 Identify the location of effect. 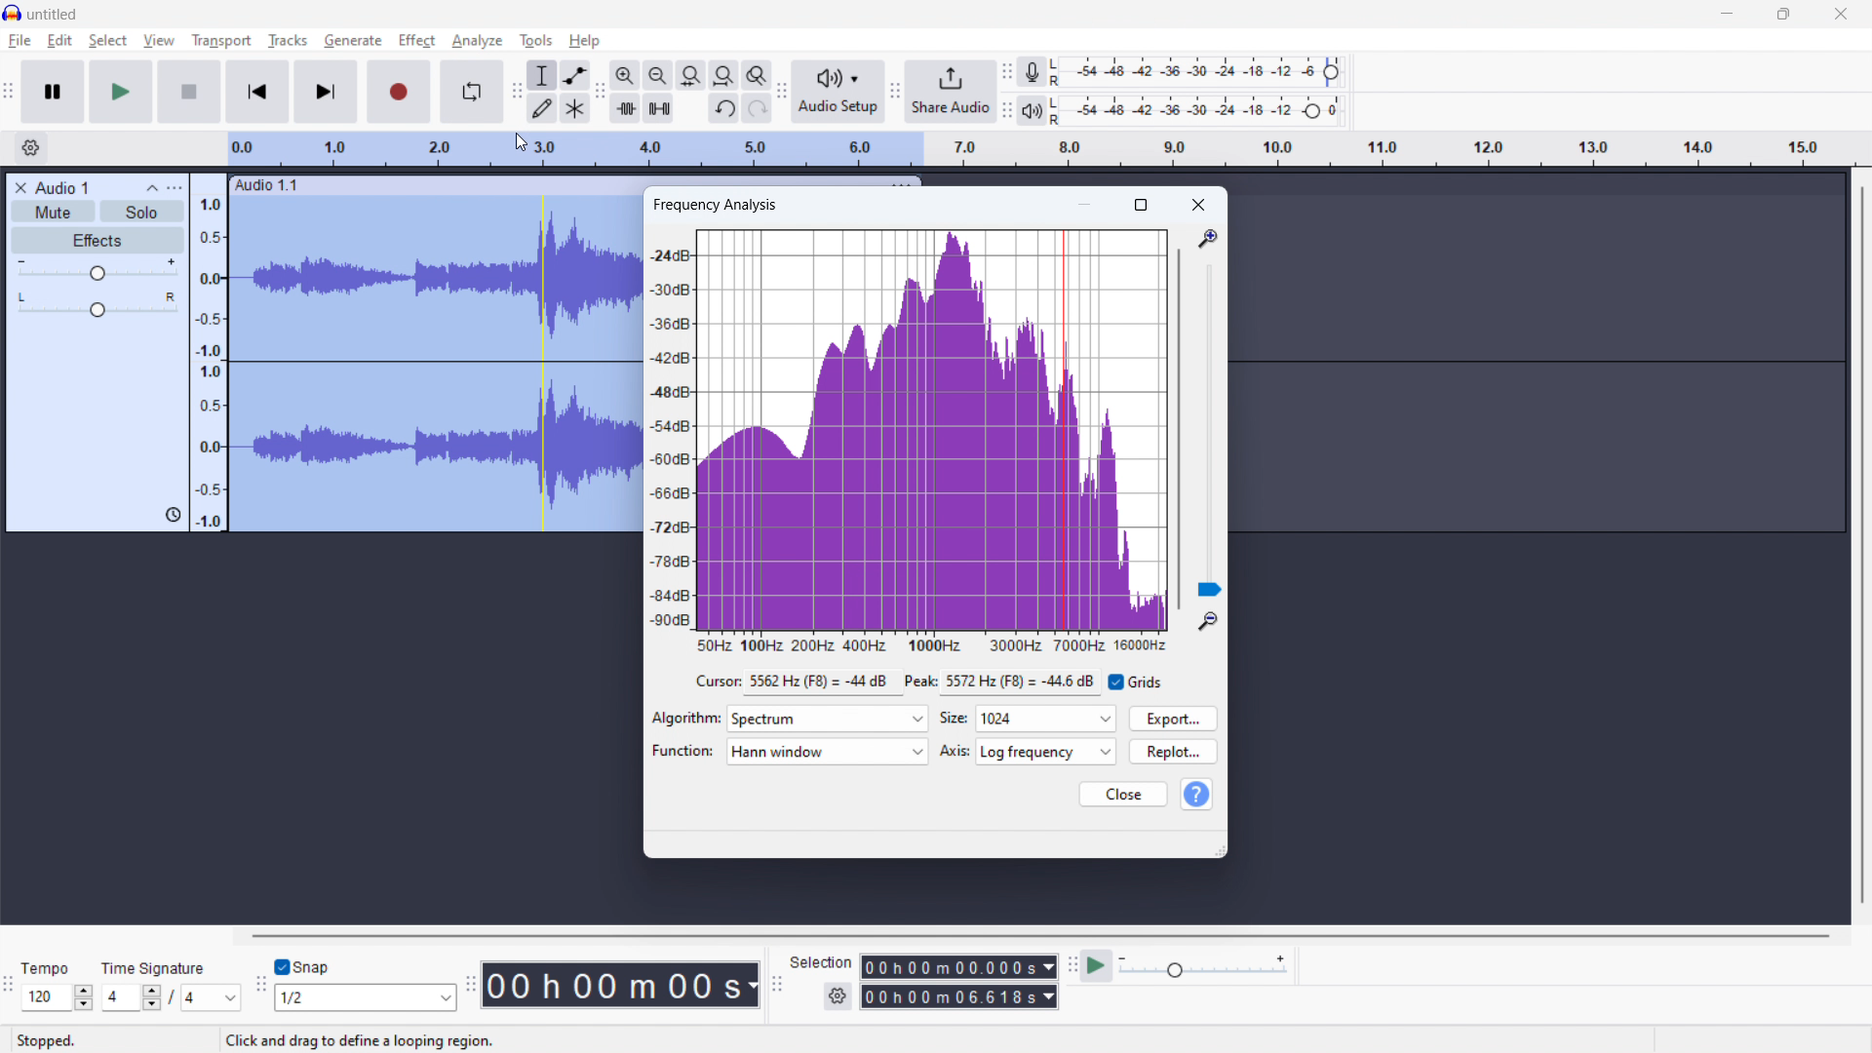
(416, 40).